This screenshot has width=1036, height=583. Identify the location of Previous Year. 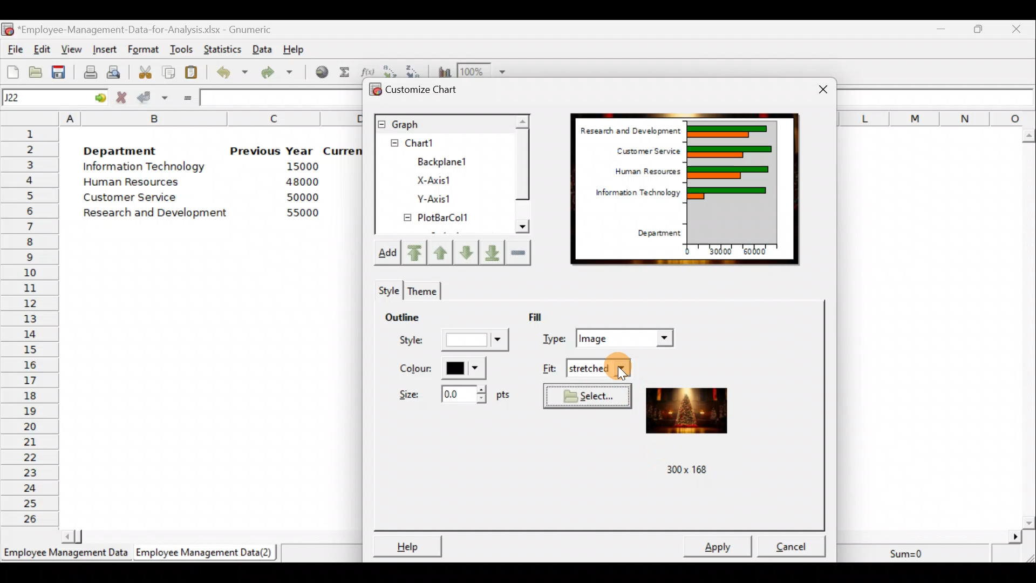
(272, 150).